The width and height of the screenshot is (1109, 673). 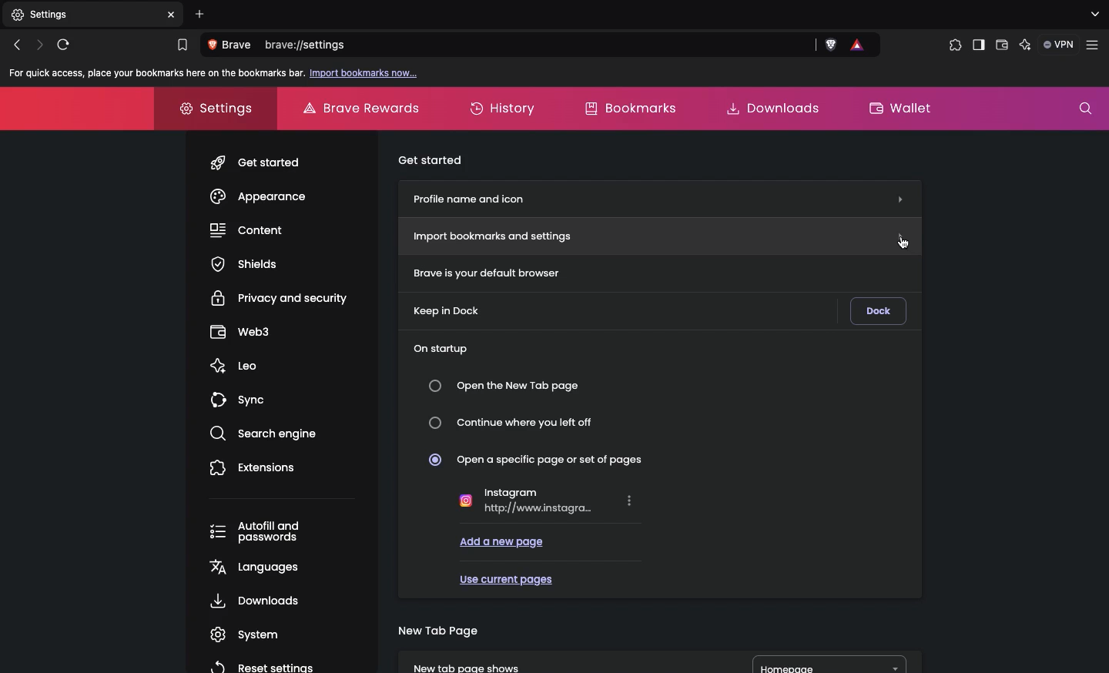 What do you see at coordinates (543, 459) in the screenshot?
I see `Open a specific page or set of pages` at bounding box center [543, 459].